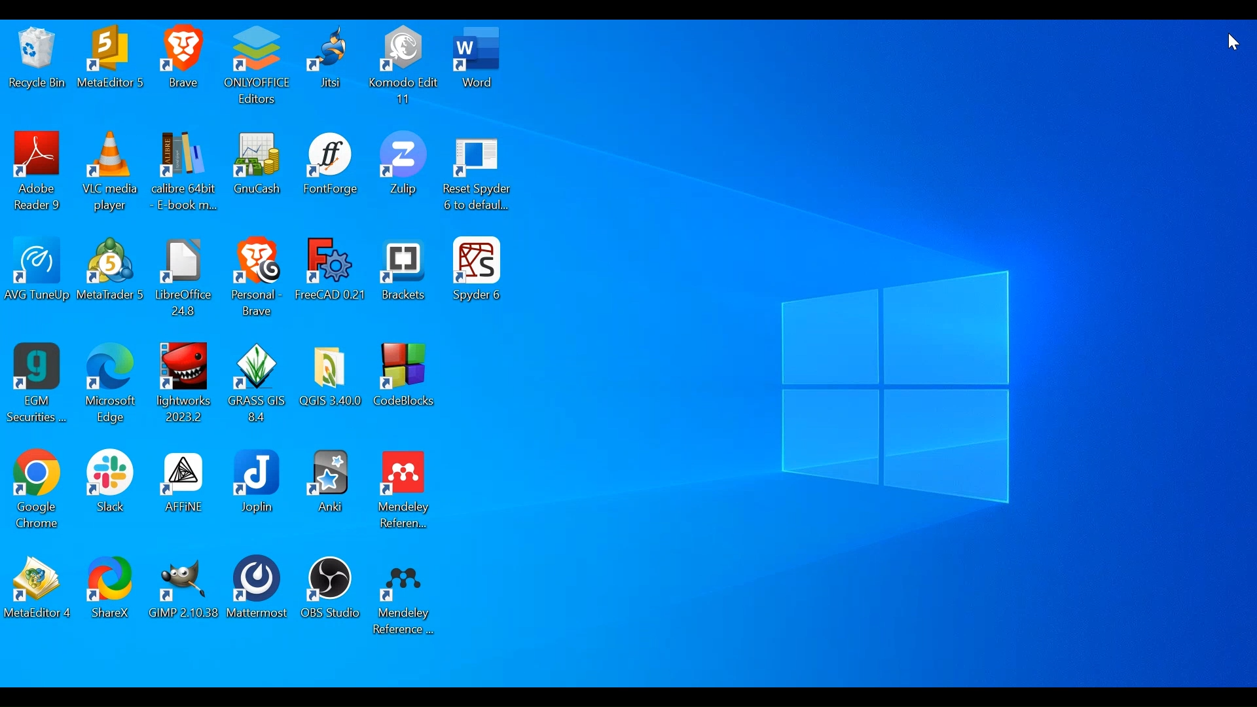  What do you see at coordinates (111, 386) in the screenshot?
I see `Microsoft Edge ` at bounding box center [111, 386].